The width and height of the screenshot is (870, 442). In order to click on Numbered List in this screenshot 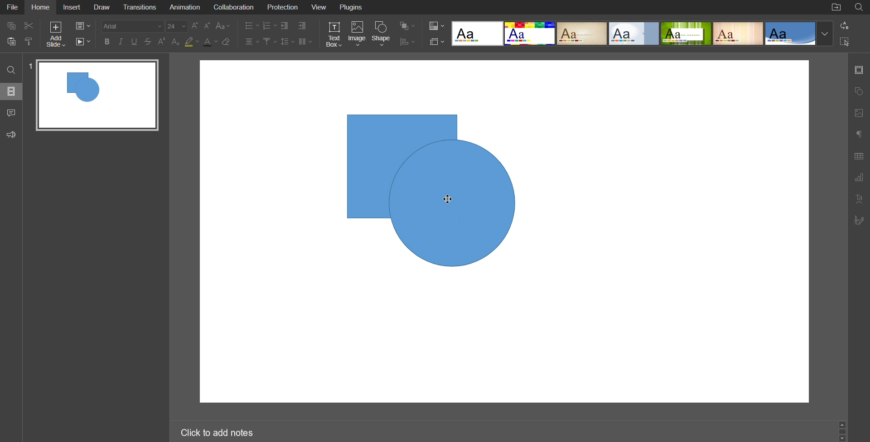, I will do `click(270, 25)`.